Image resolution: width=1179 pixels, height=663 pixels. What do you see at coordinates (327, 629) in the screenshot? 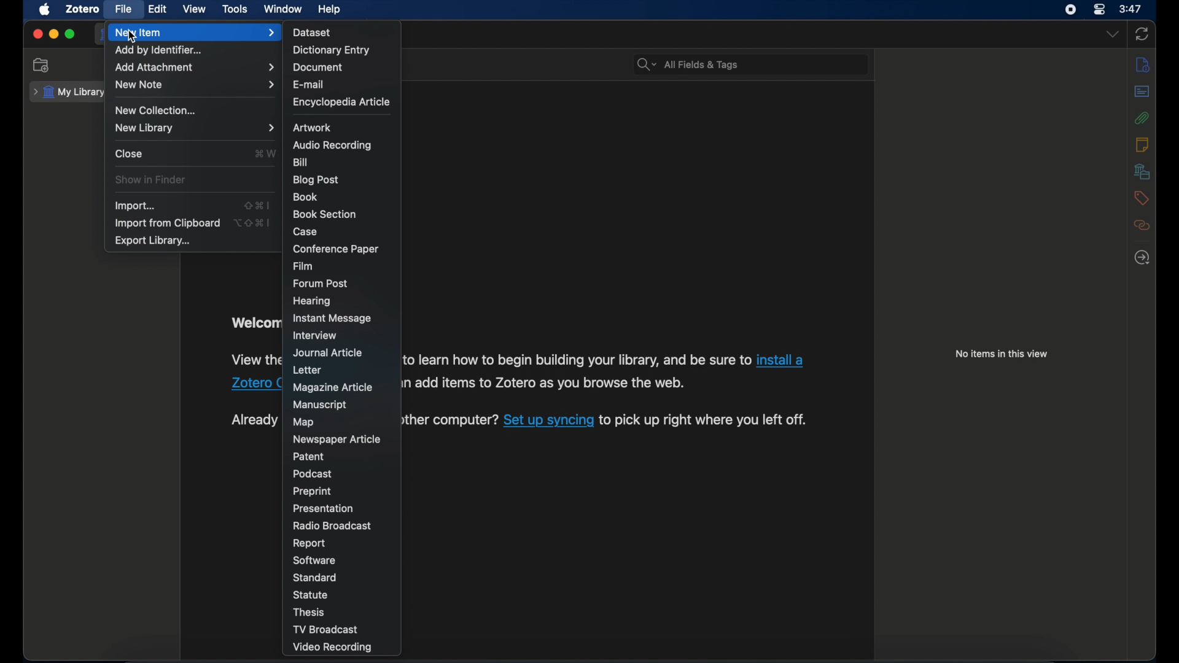
I see `tv broadcast` at bounding box center [327, 629].